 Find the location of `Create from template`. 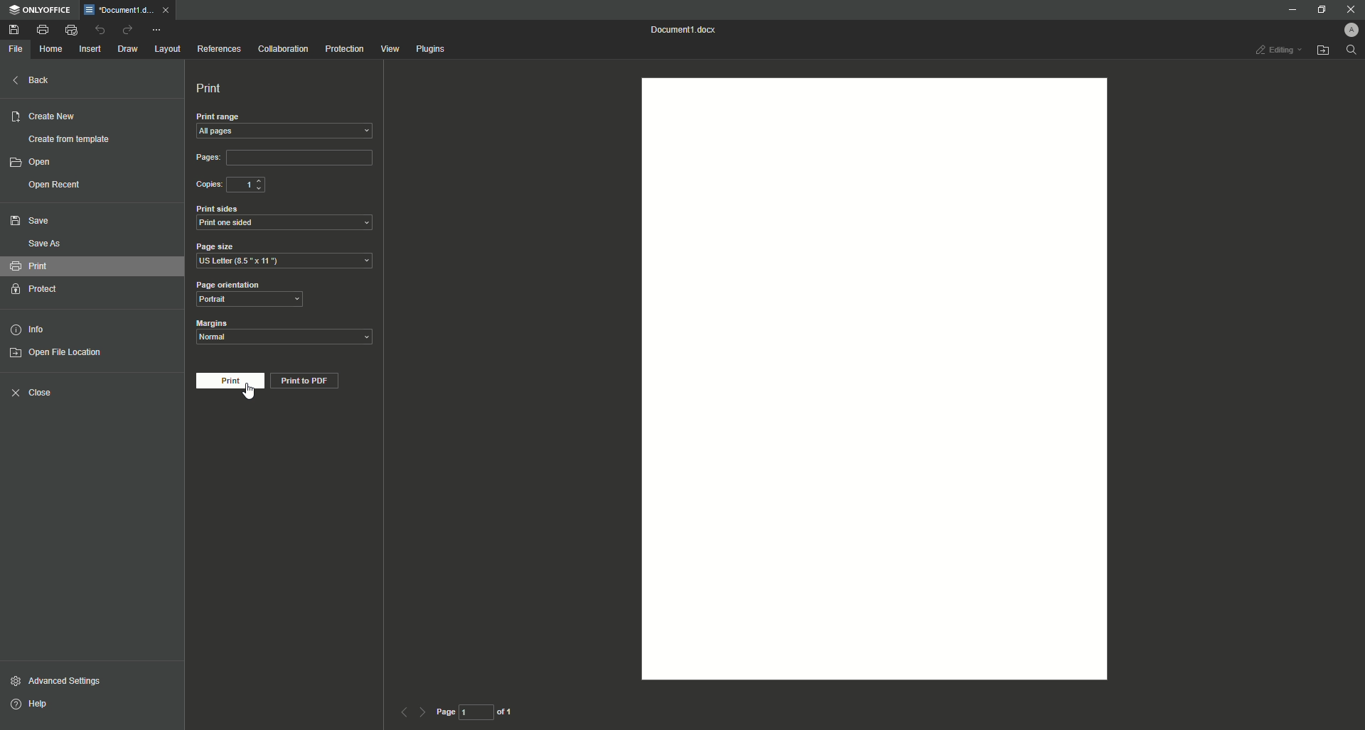

Create from template is located at coordinates (70, 137).